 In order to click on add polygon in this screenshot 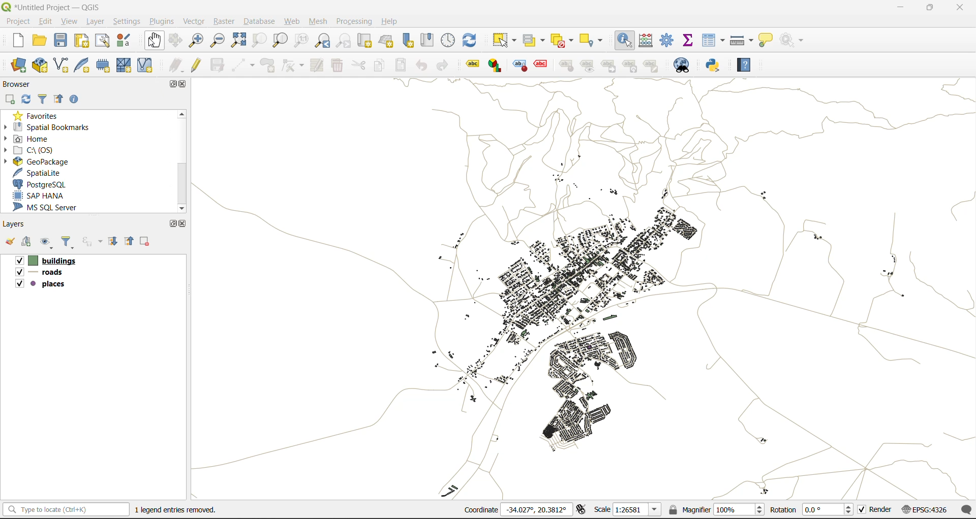, I will do `click(267, 66)`.